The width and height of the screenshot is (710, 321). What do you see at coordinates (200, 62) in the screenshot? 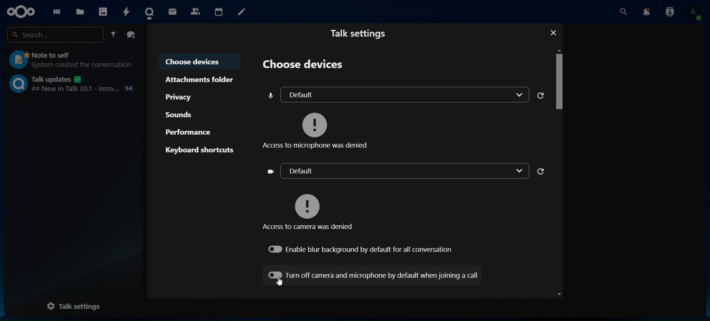
I see `choose devices` at bounding box center [200, 62].